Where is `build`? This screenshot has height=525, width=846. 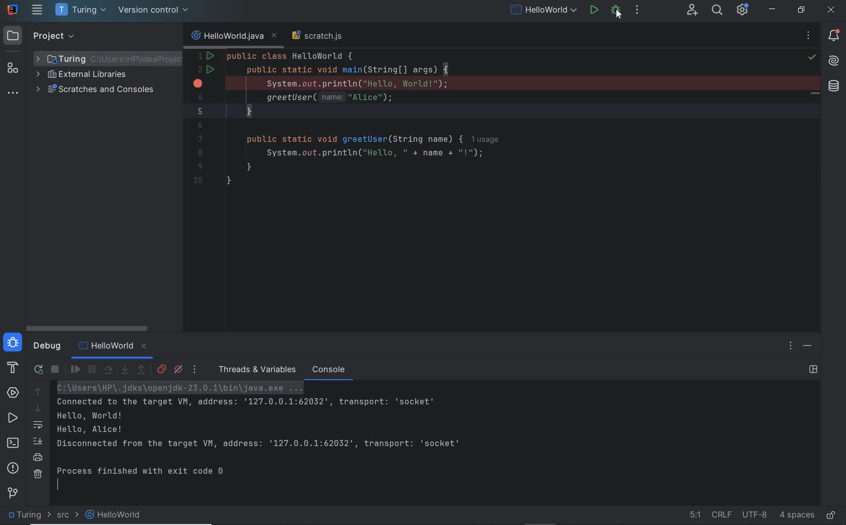 build is located at coordinates (11, 369).